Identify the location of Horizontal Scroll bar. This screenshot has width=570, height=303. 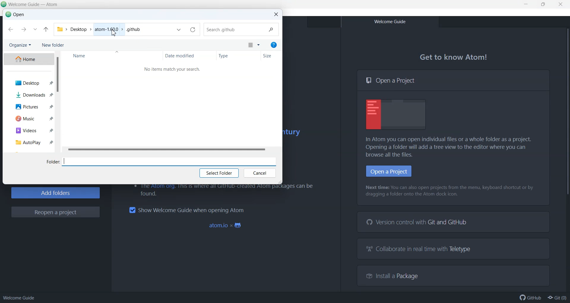
(170, 150).